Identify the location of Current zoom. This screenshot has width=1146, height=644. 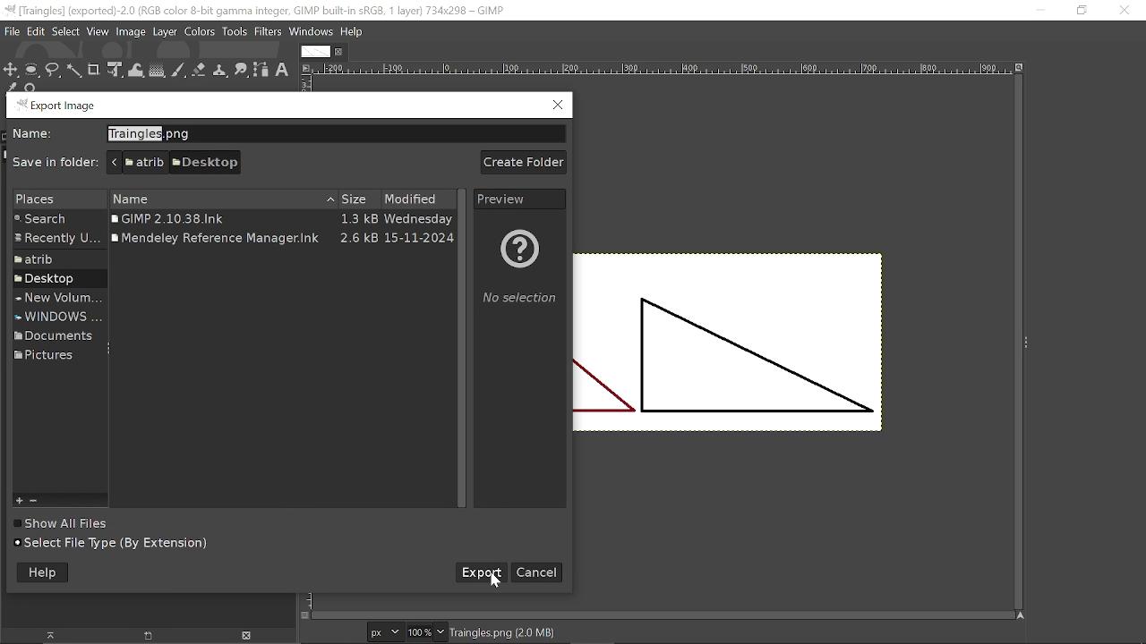
(419, 631).